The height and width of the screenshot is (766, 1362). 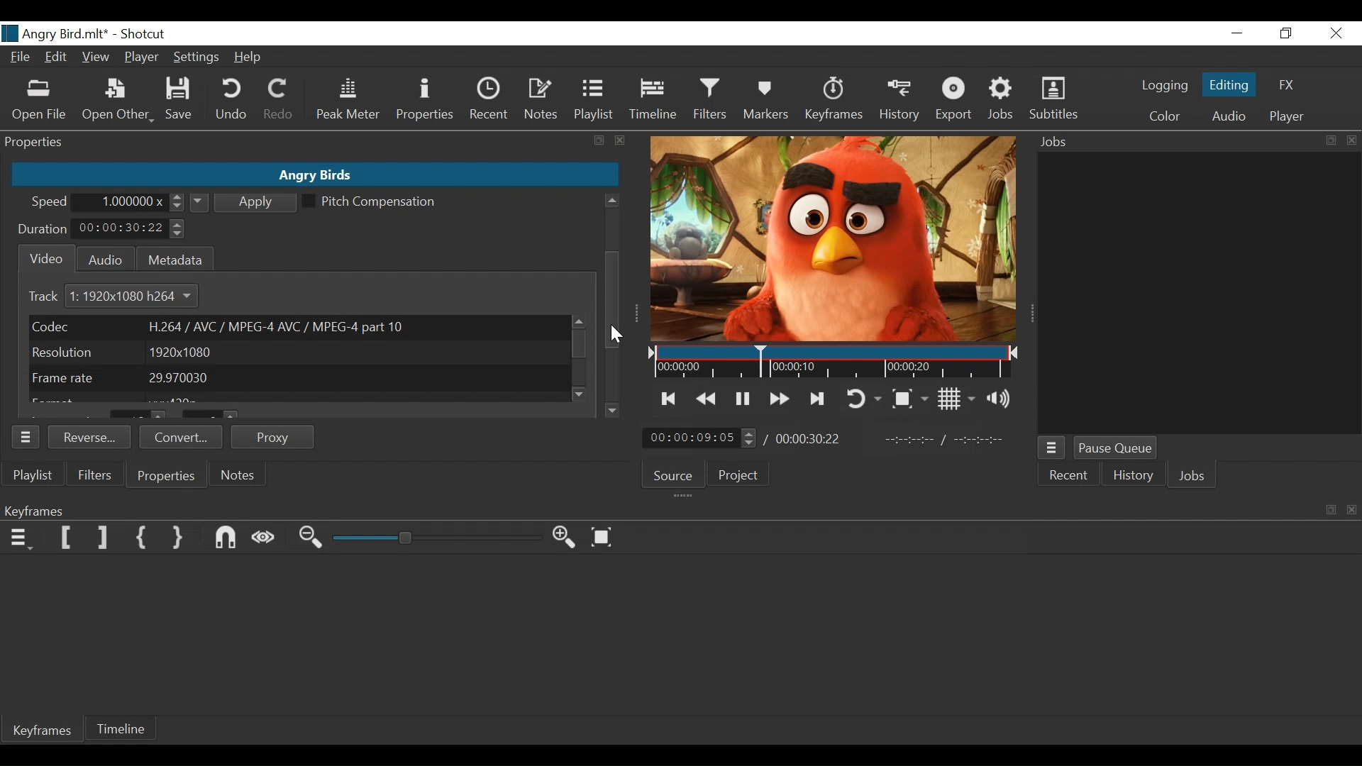 I want to click on Close, so click(x=1334, y=33).